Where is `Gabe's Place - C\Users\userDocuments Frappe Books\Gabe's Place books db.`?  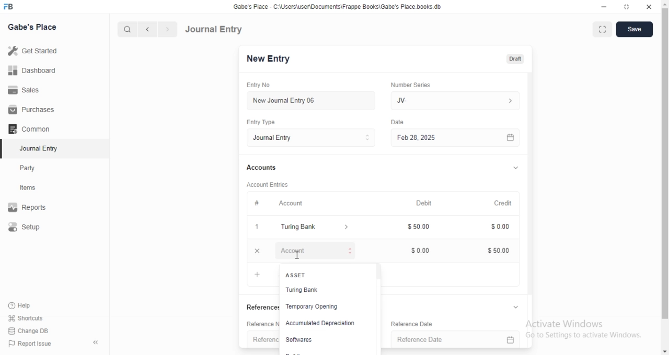
Gabe's Place - C\Users\userDocuments Frappe Books\Gabe's Place books db. is located at coordinates (342, 7).